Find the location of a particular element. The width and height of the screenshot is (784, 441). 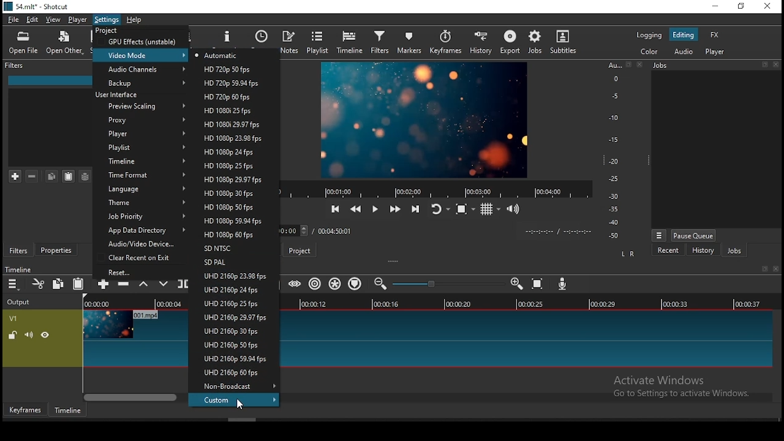

cut is located at coordinates (39, 284).